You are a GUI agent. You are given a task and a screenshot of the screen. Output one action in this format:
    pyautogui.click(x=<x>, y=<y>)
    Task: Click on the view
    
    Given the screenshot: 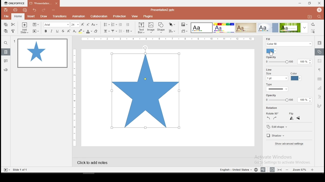 What is the action you would take?
    pyautogui.click(x=134, y=16)
    